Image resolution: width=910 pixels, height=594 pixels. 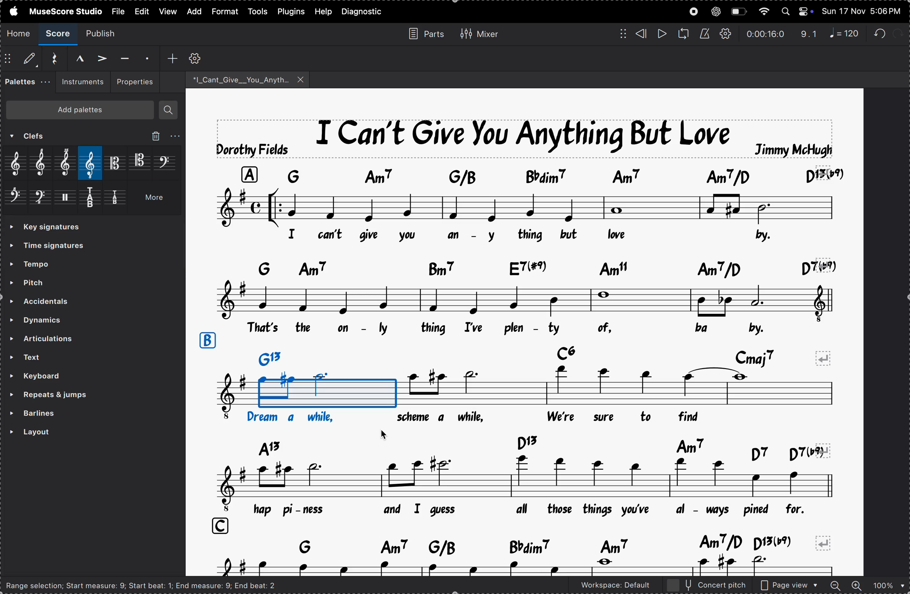 I want to click on pitch, so click(x=51, y=281).